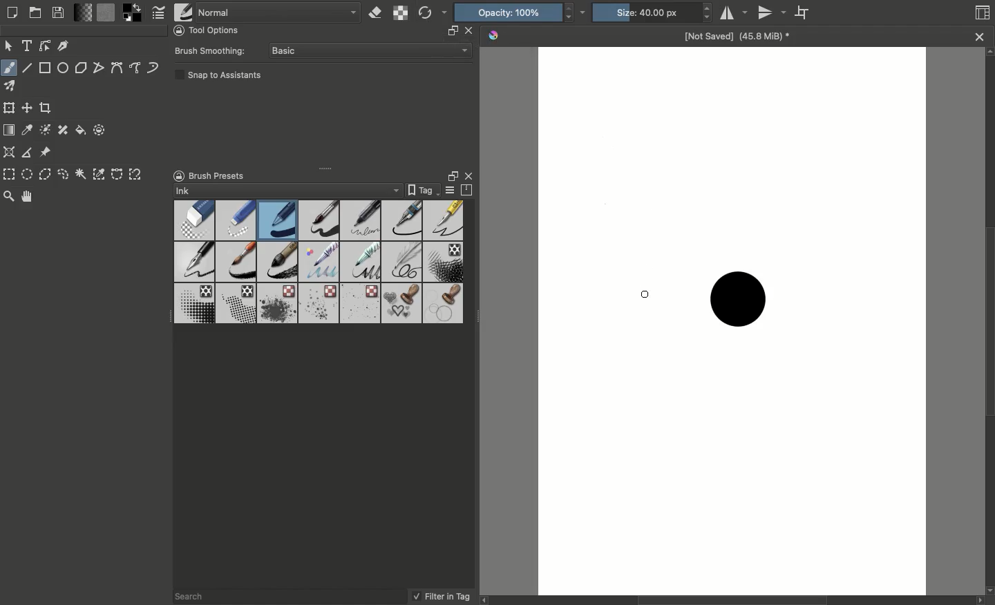  I want to click on Dynamic brush tool, so click(153, 68).